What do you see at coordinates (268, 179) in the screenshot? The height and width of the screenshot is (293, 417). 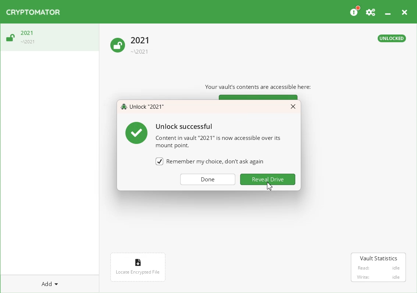 I see `Reveal Drive` at bounding box center [268, 179].